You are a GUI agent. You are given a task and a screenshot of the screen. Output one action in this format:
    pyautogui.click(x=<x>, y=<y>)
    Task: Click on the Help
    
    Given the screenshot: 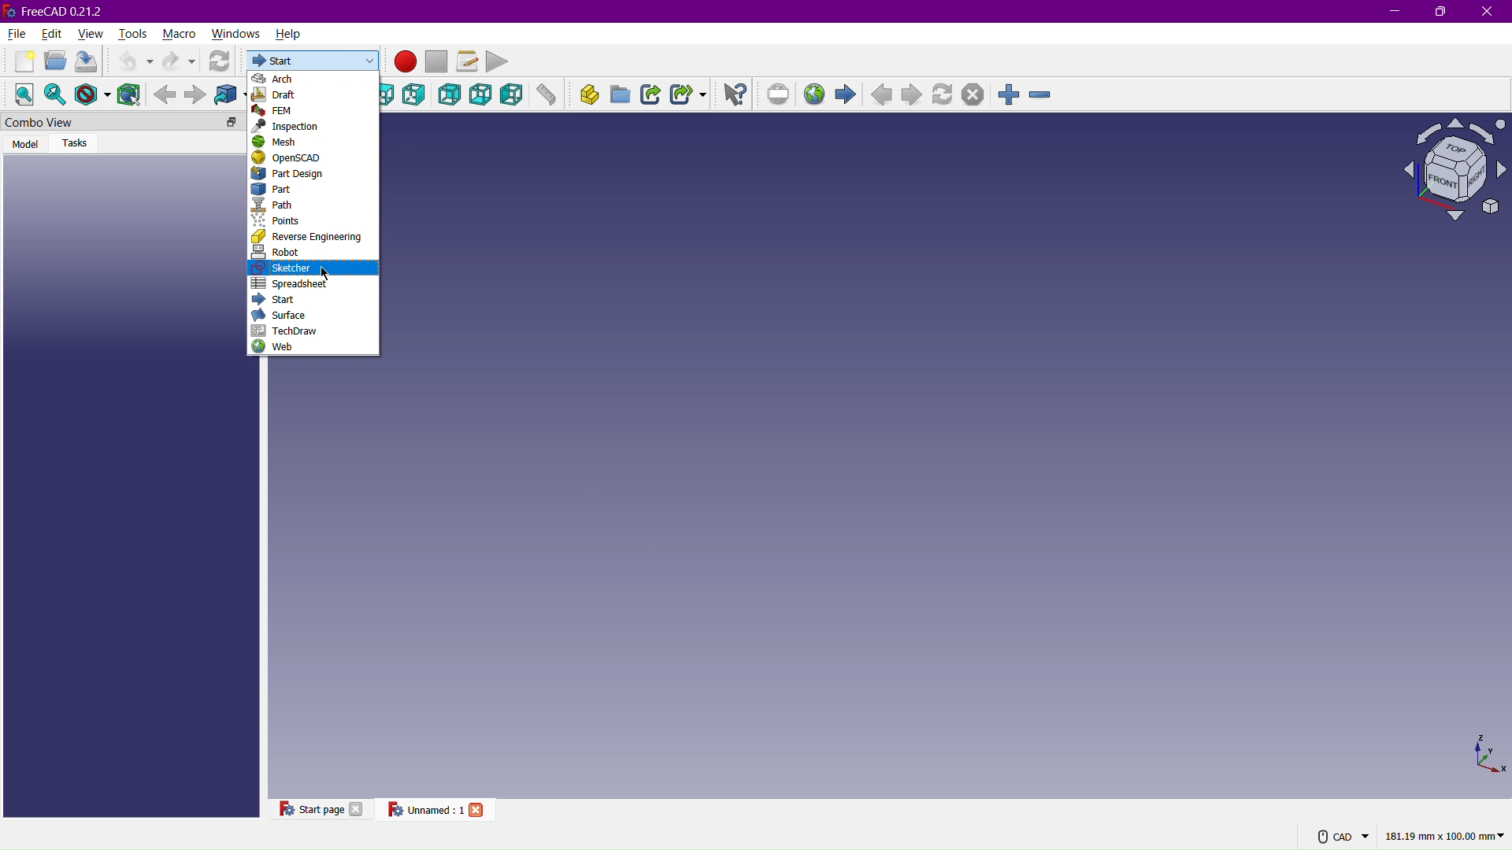 What is the action you would take?
    pyautogui.click(x=291, y=32)
    